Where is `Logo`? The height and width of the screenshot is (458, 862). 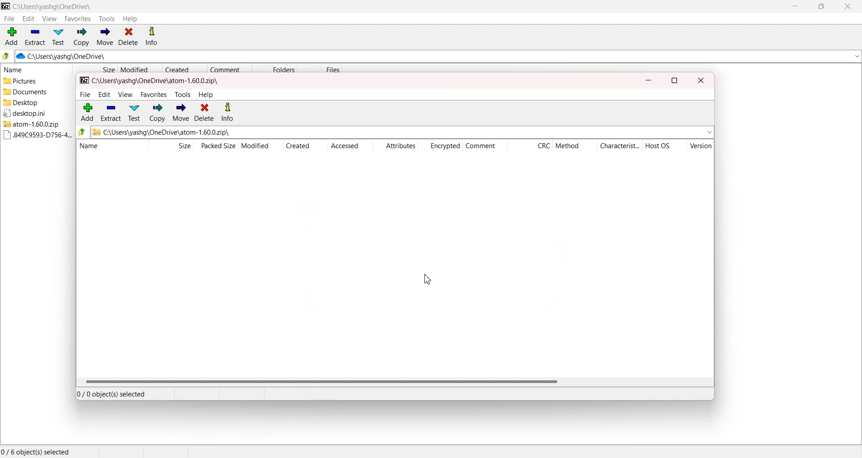 Logo is located at coordinates (6, 6).